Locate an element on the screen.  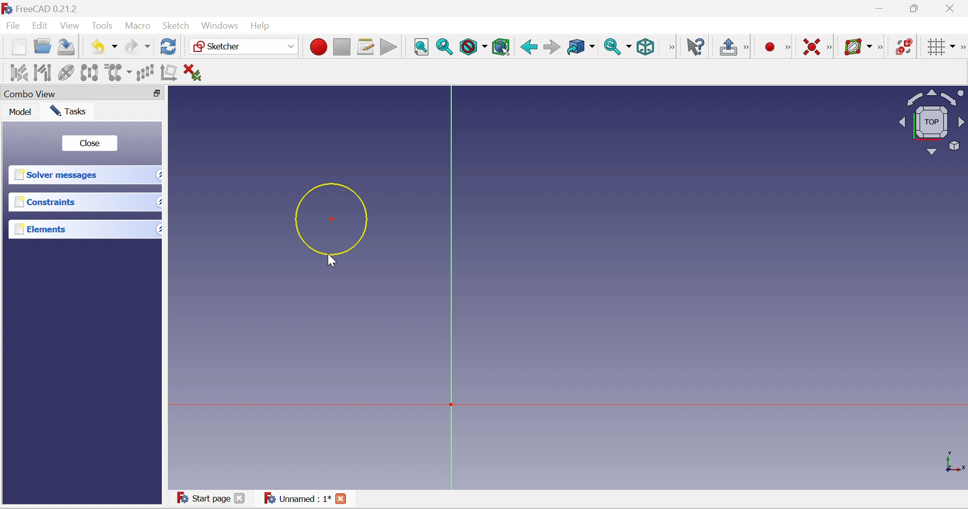
Start page is located at coordinates (212, 498).